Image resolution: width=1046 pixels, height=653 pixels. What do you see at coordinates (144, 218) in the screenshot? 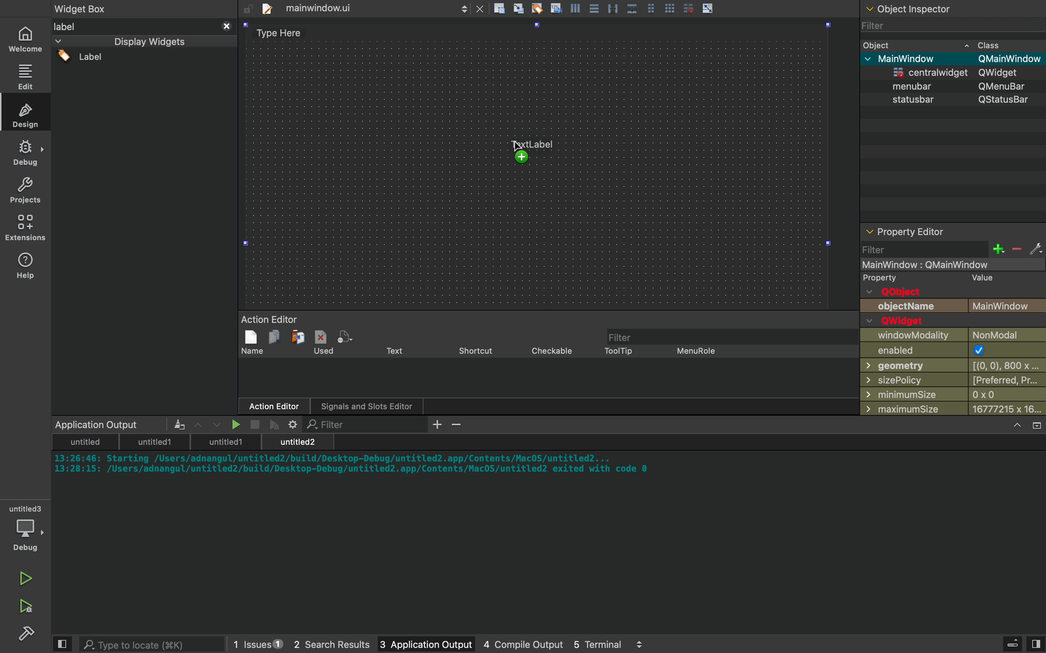
I see `widgets` at bounding box center [144, 218].